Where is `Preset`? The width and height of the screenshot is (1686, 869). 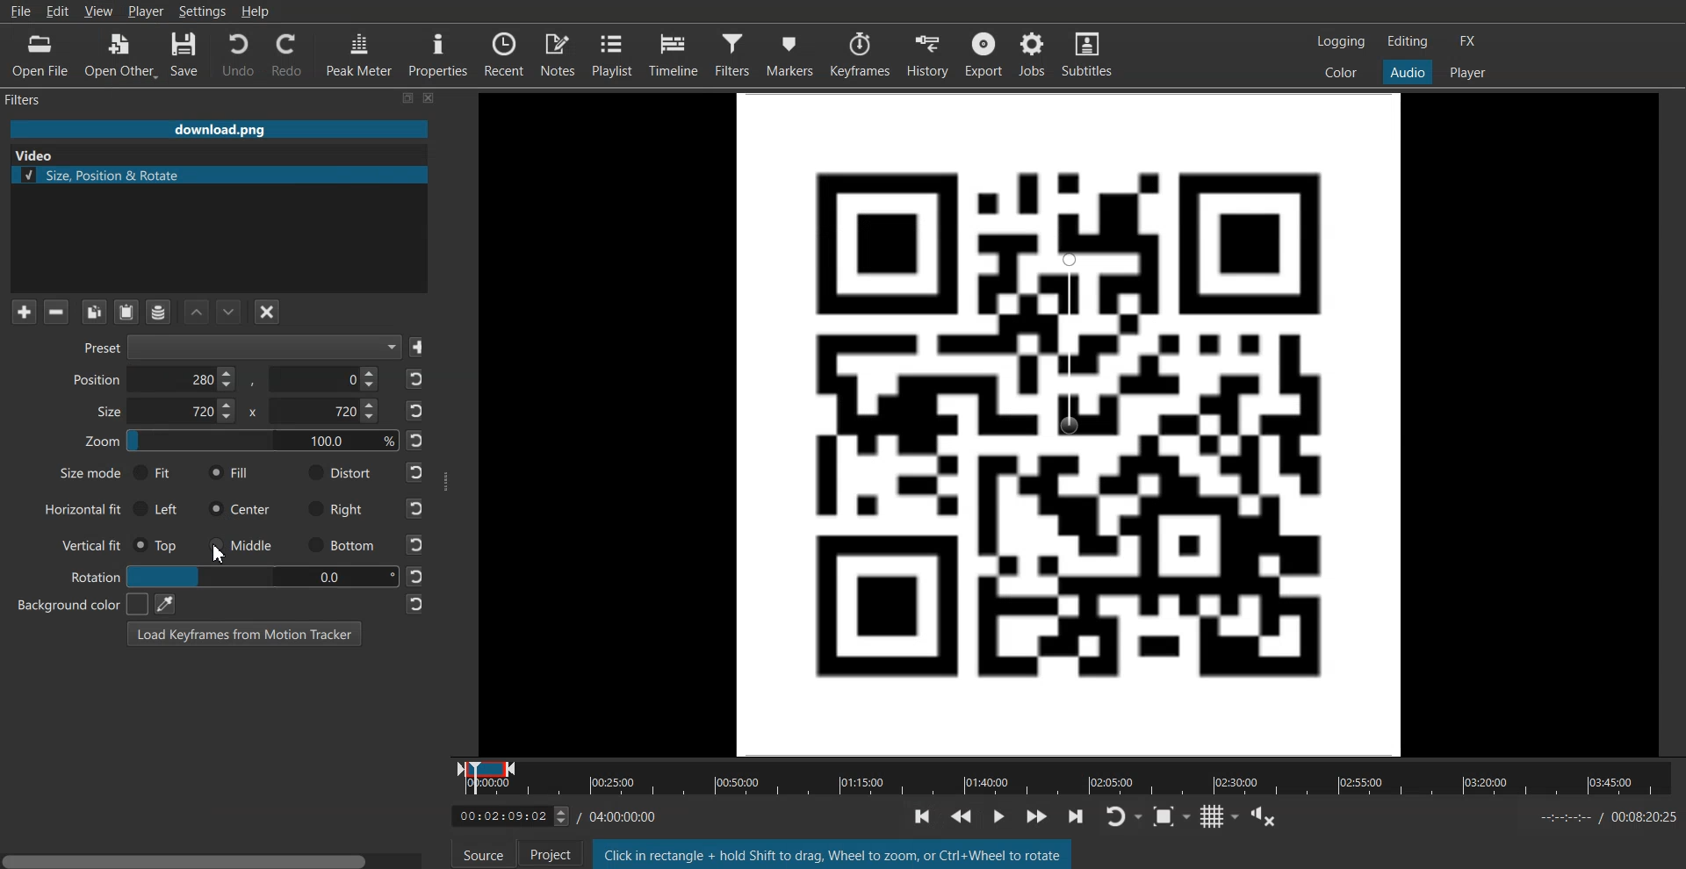 Preset is located at coordinates (236, 348).